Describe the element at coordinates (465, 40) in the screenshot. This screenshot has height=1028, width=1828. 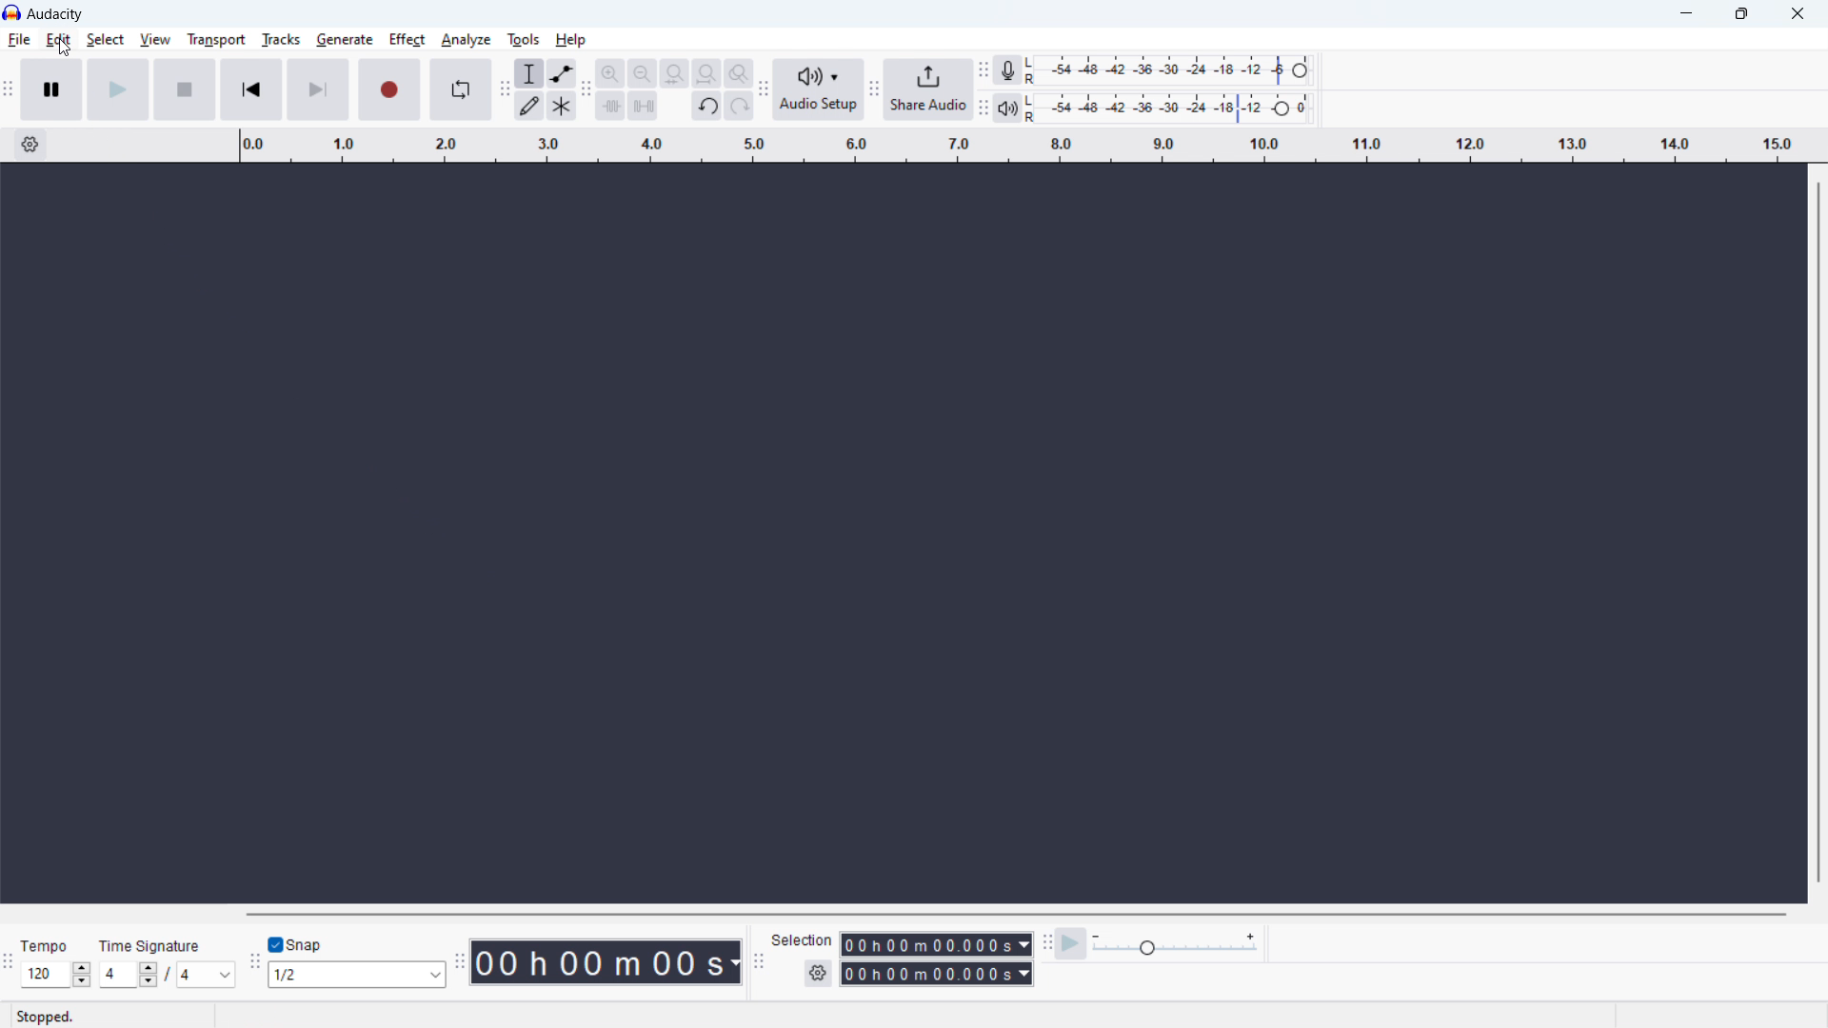
I see `analyze` at that location.